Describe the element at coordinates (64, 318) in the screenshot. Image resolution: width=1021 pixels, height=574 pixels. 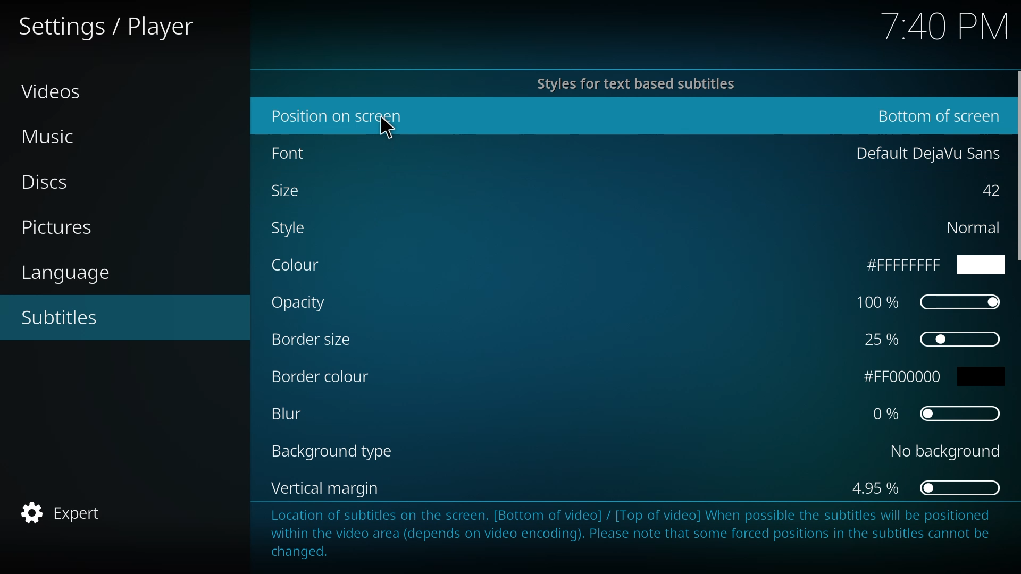
I see `subtitles` at that location.